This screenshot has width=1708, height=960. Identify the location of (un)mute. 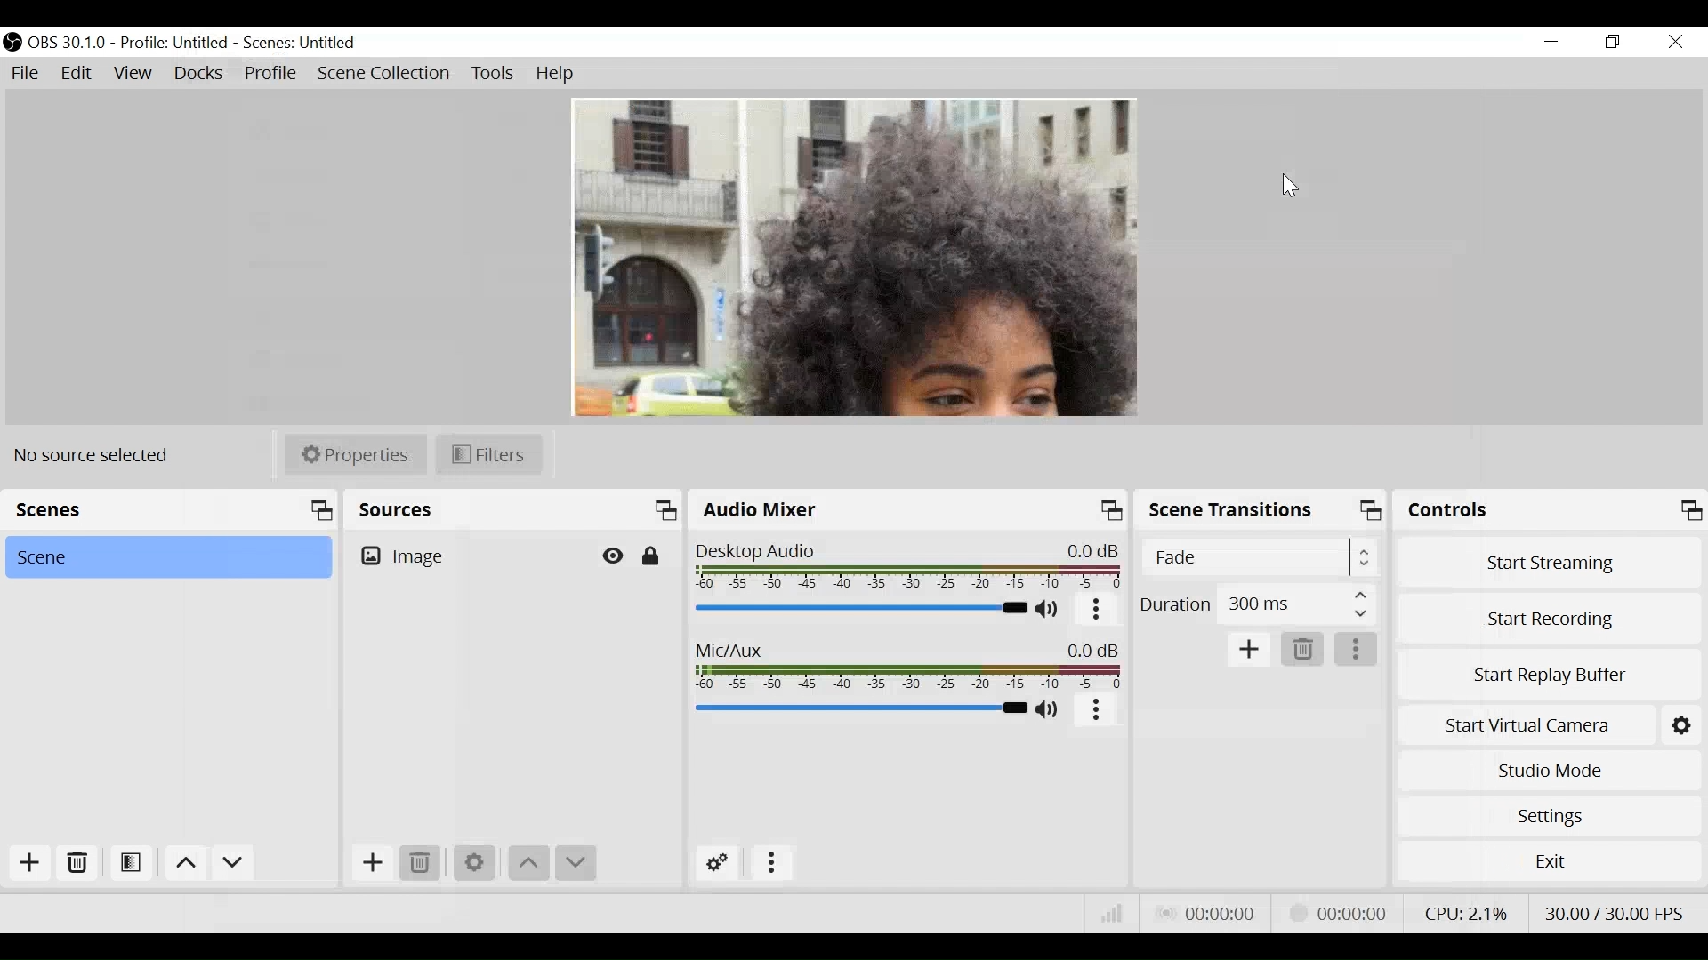
(1048, 610).